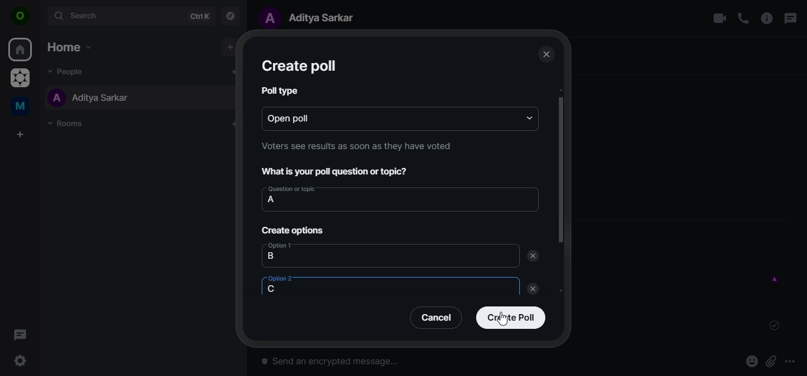  Describe the element at coordinates (231, 15) in the screenshot. I see `explore rooms` at that location.